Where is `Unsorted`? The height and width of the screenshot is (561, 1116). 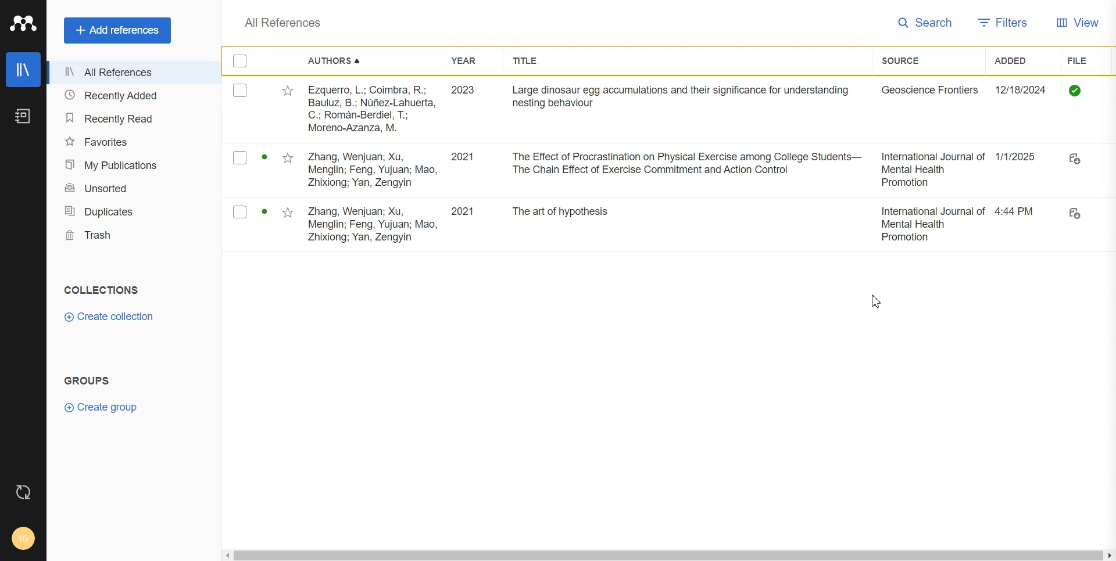 Unsorted is located at coordinates (125, 188).